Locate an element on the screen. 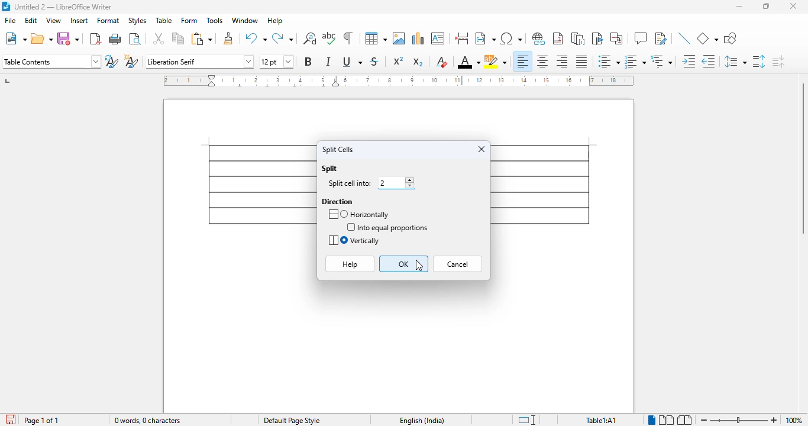  align center is located at coordinates (541, 62).